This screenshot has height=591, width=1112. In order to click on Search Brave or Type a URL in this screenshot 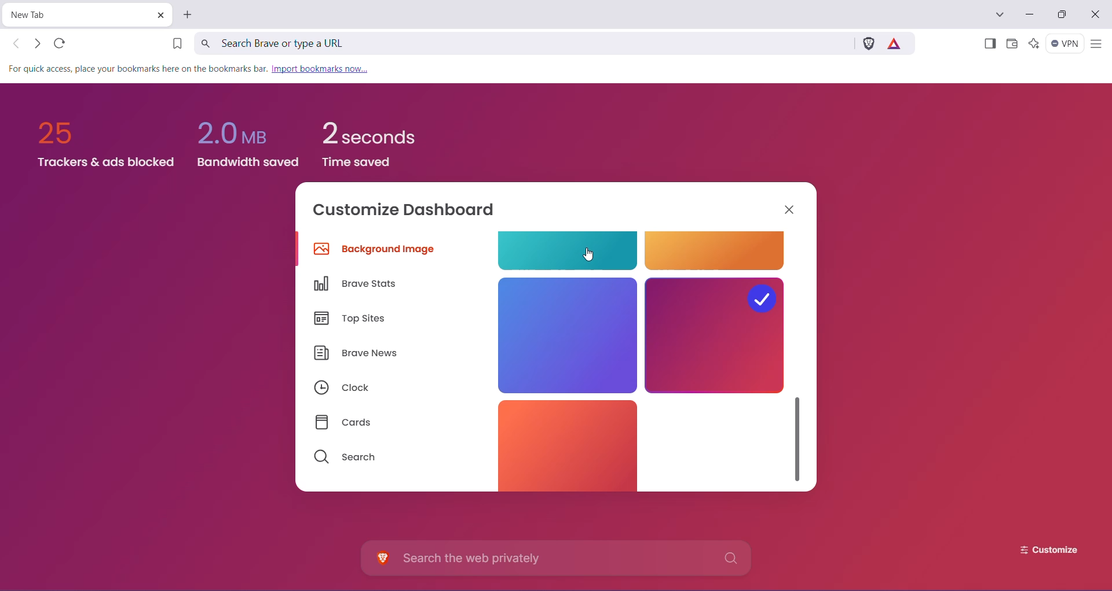, I will do `click(522, 43)`.